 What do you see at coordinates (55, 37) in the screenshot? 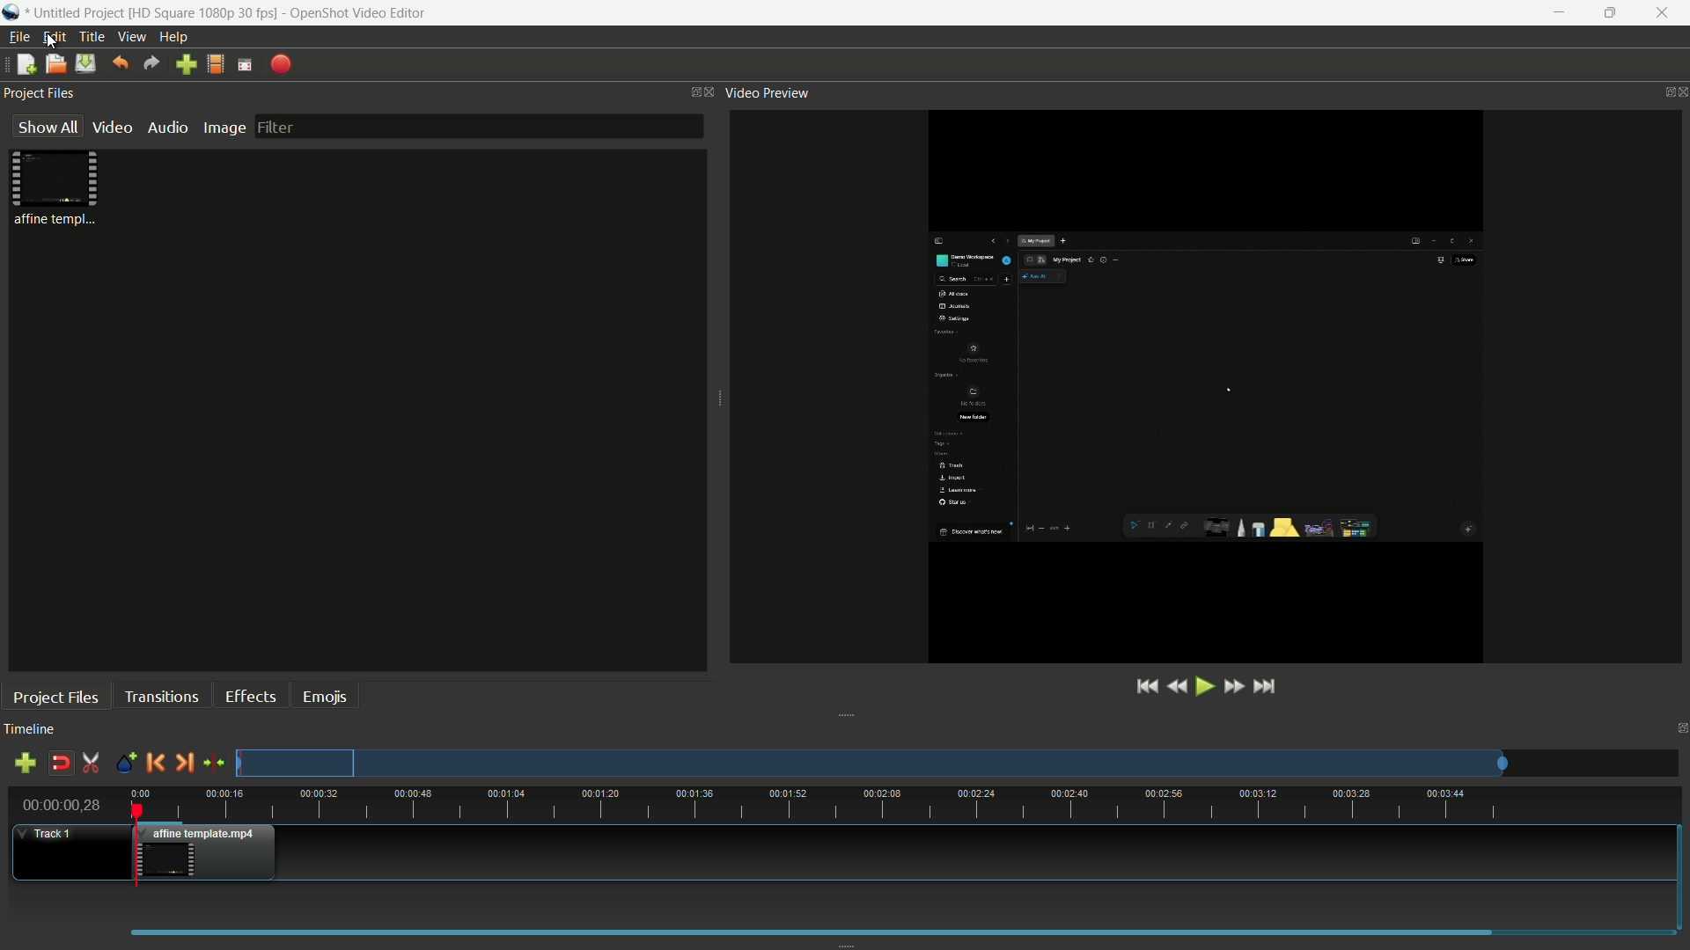
I see `edit menu` at bounding box center [55, 37].